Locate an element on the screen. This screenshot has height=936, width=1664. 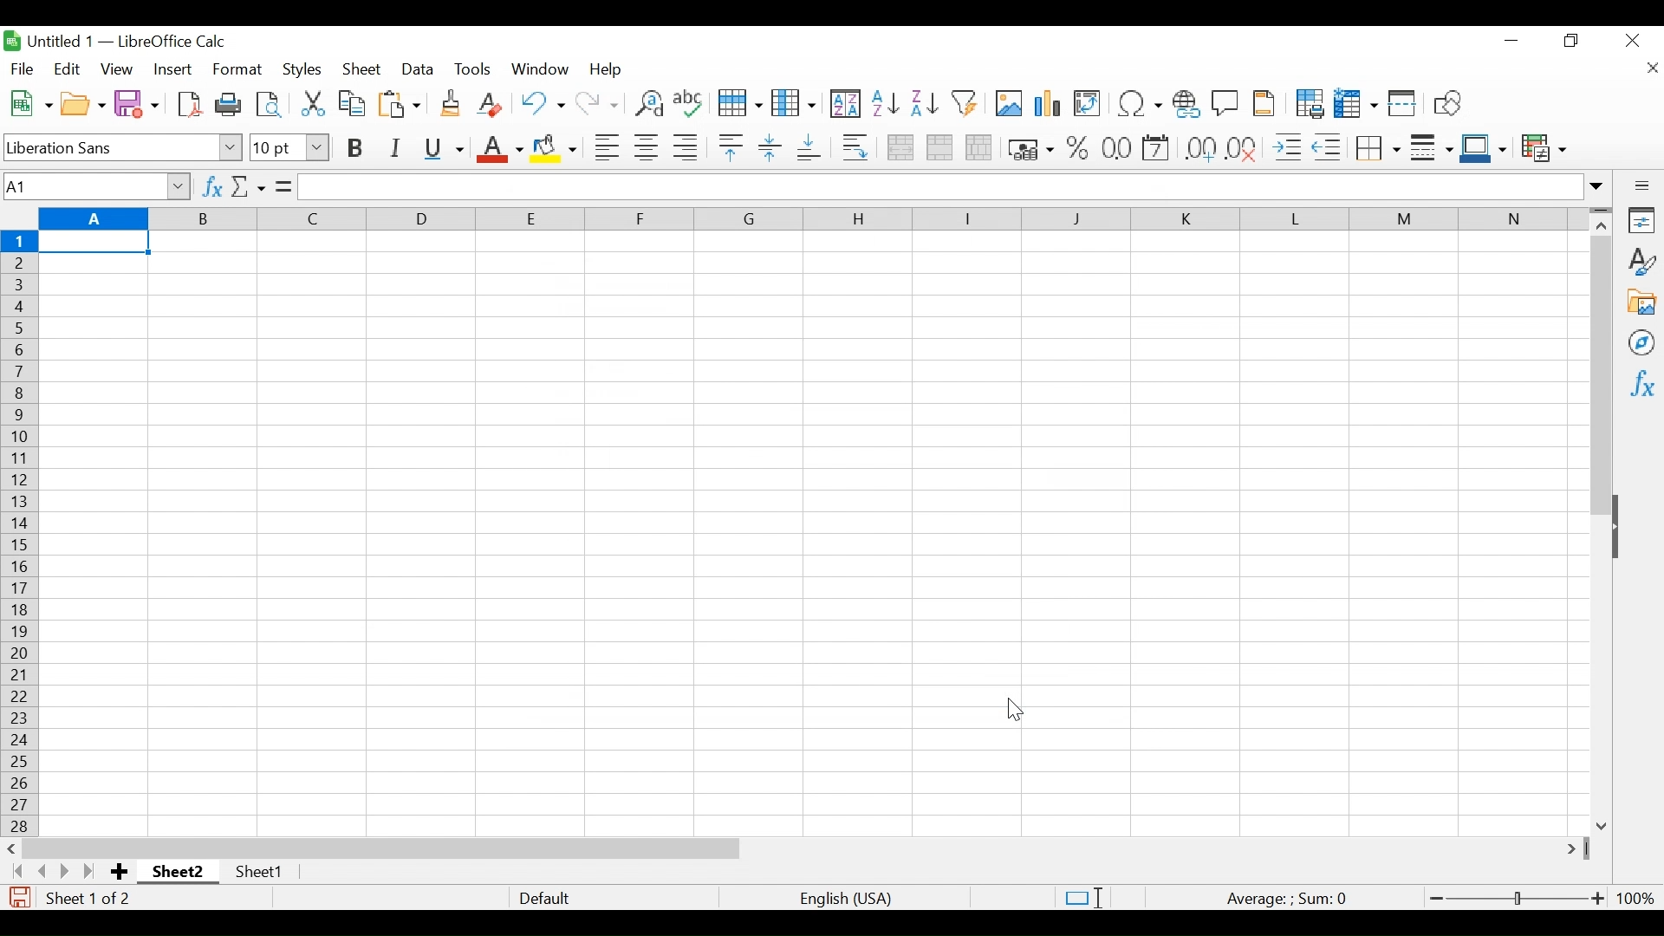
Sheet is located at coordinates (363, 69).